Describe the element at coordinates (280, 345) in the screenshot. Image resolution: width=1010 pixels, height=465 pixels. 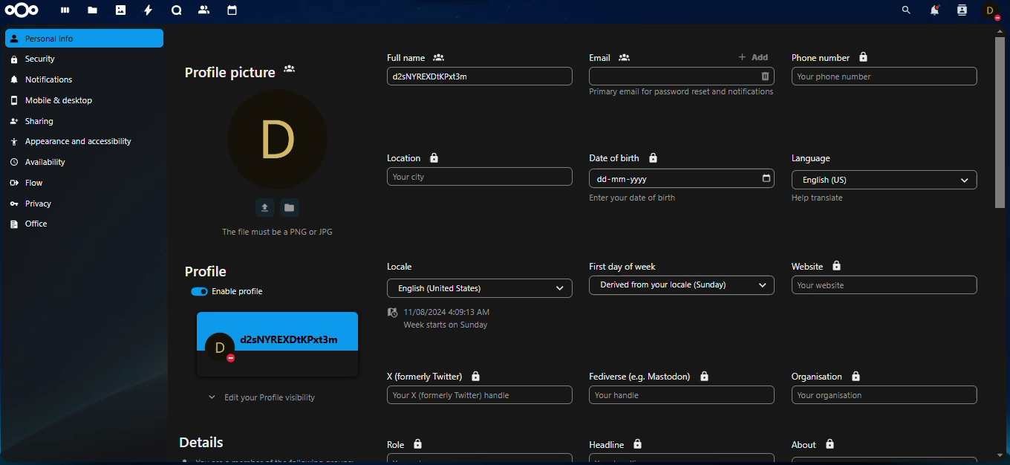
I see `profile preview` at that location.